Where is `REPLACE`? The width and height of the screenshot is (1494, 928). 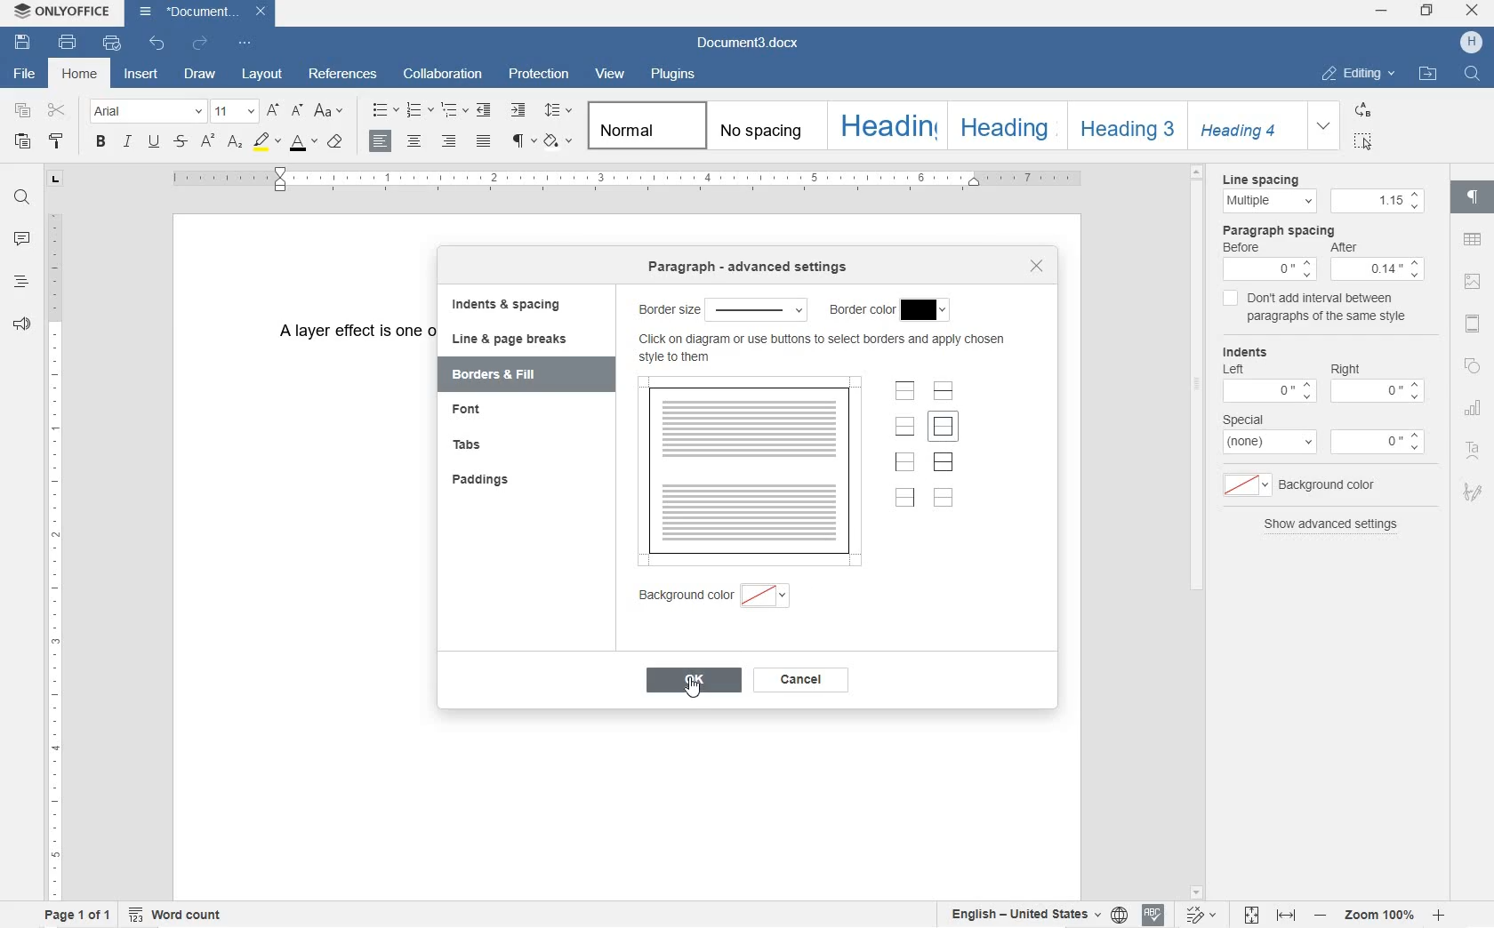
REPLACE is located at coordinates (1361, 108).